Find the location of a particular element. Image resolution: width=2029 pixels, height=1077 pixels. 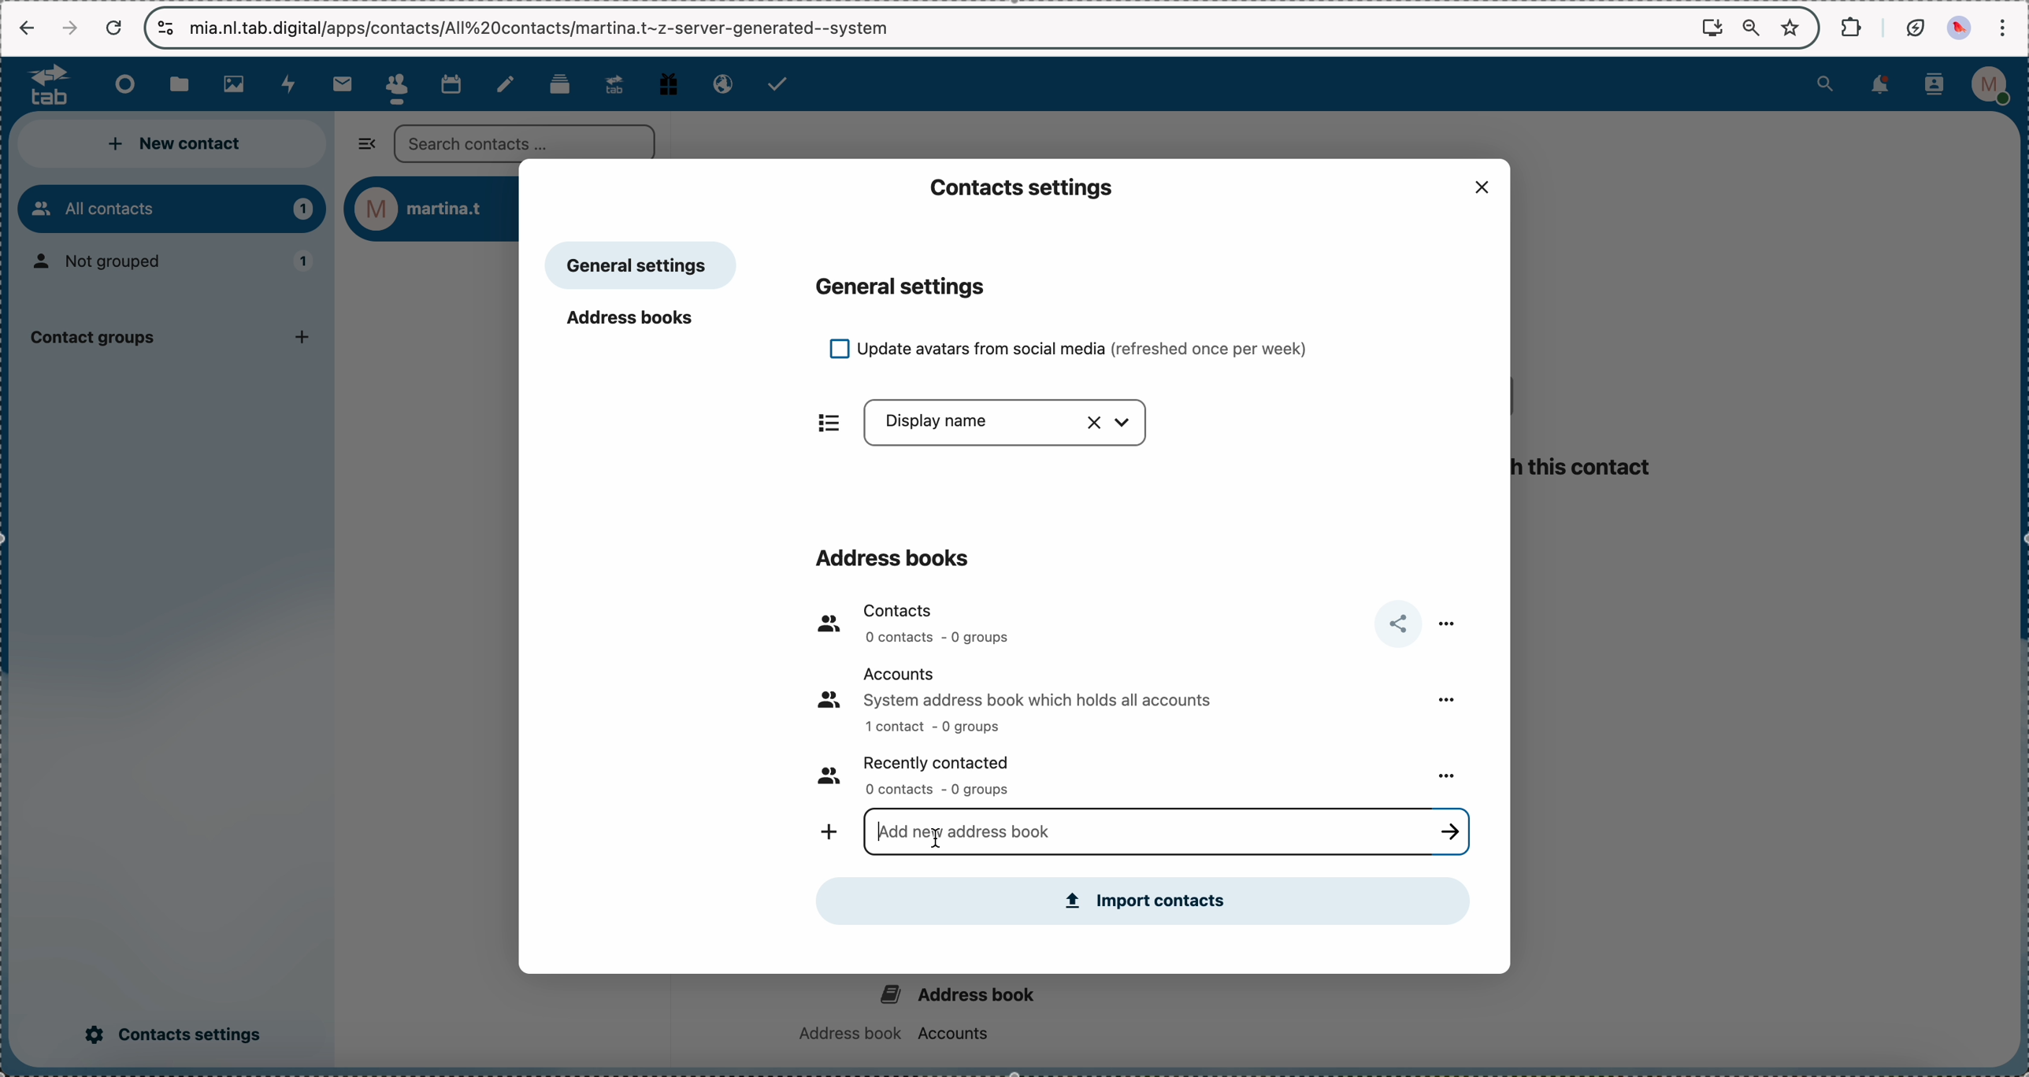

accounts is located at coordinates (1036, 699).